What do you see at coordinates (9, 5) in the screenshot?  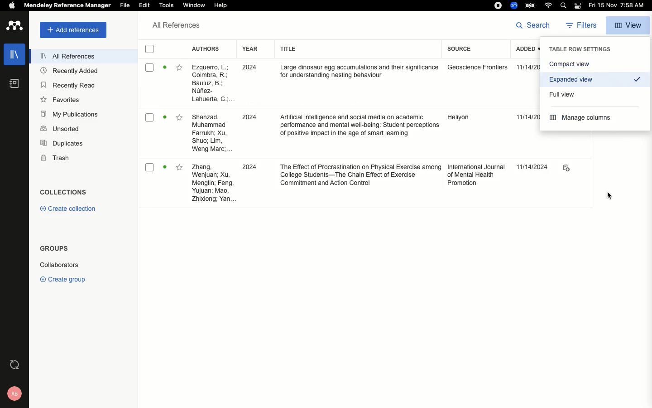 I see `Apple logo` at bounding box center [9, 5].